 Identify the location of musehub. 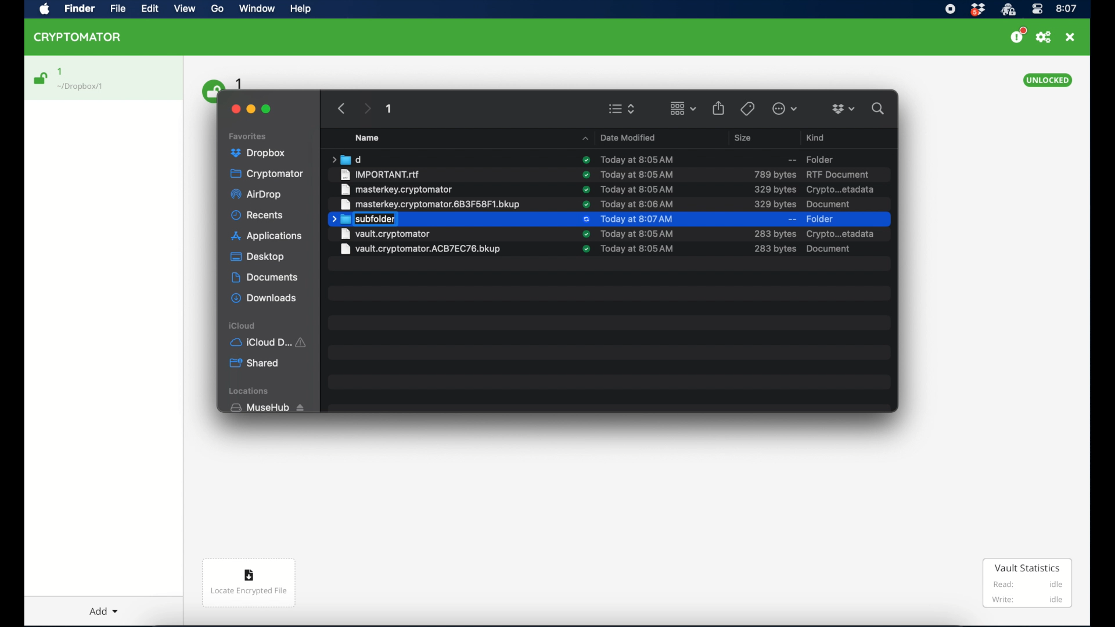
(267, 408).